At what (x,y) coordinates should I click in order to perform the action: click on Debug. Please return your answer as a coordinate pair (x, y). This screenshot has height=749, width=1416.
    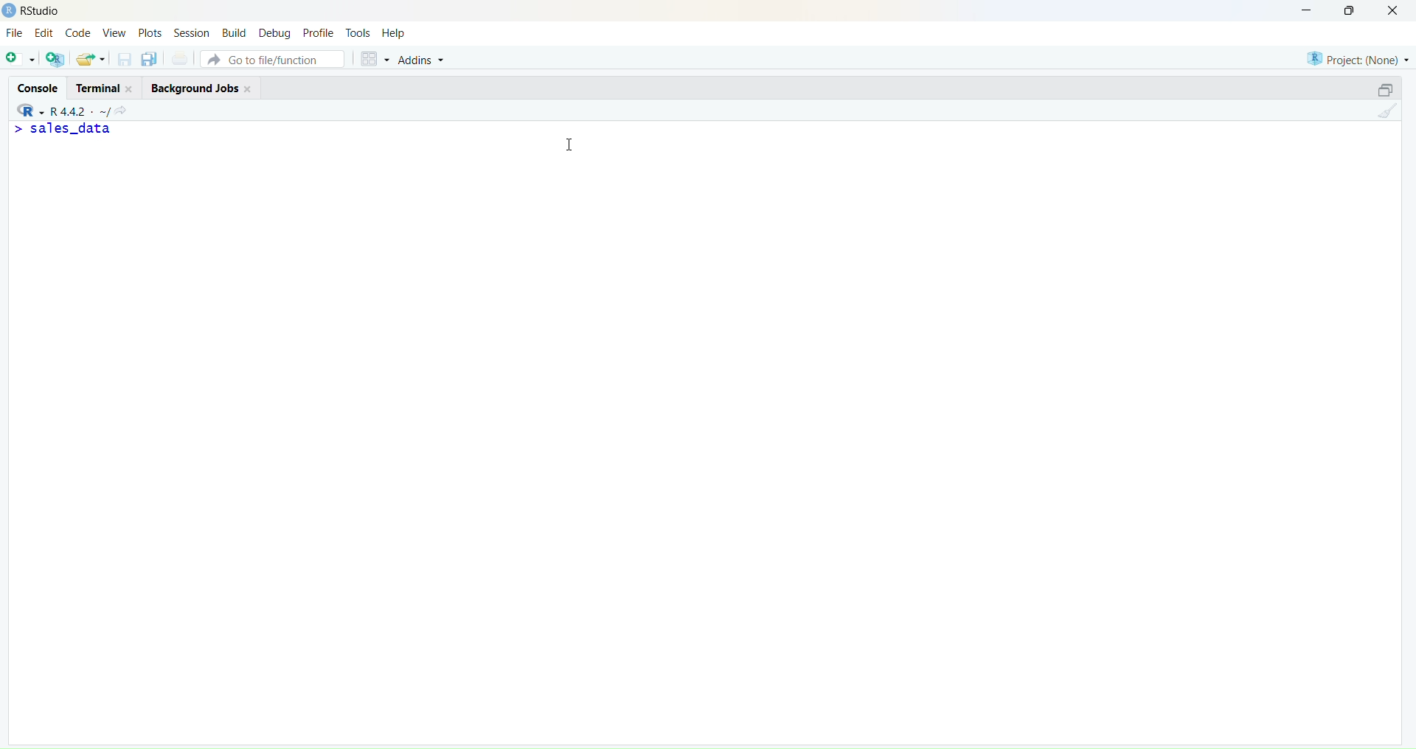
    Looking at the image, I should click on (274, 32).